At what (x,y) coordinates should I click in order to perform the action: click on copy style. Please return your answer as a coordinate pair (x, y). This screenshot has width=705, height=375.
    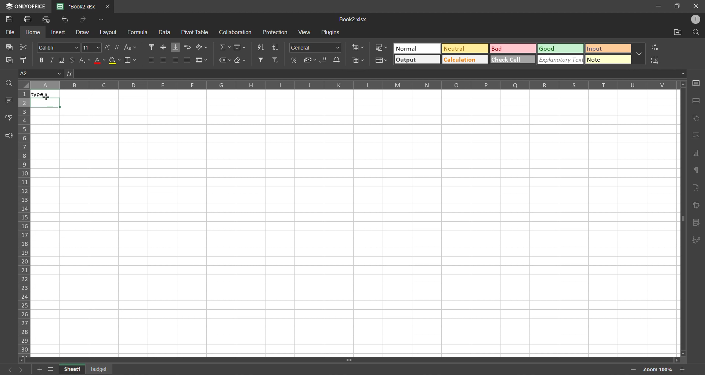
    Looking at the image, I should click on (23, 59).